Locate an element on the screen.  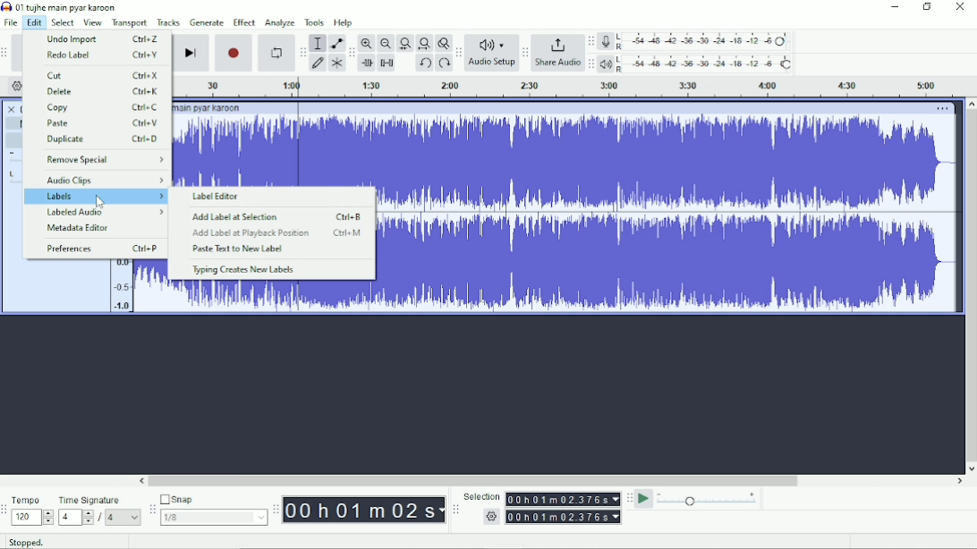
Time signature is located at coordinates (100, 509).